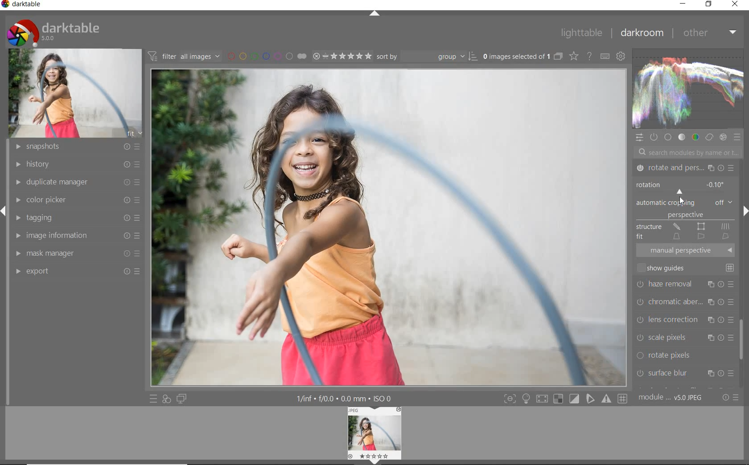 Image resolution: width=749 pixels, height=465 pixels. I want to click on scale pixels, so click(682, 336).